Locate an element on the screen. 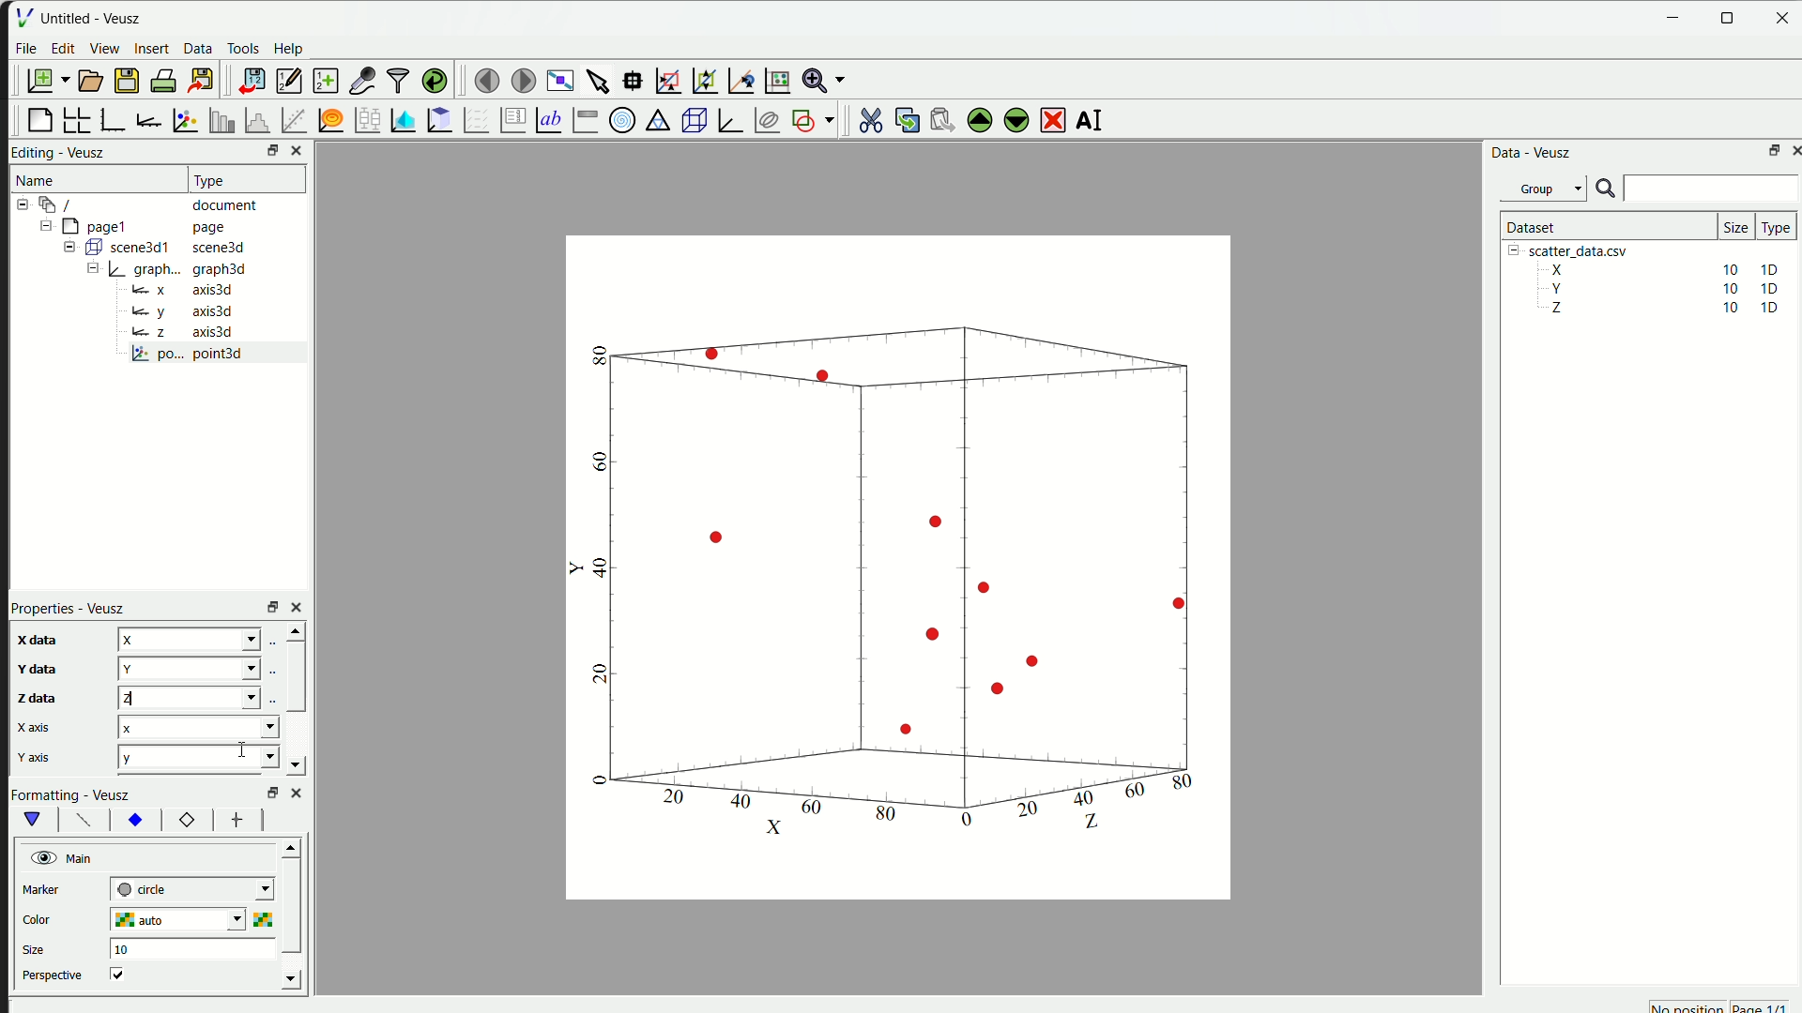 This screenshot has height=1013, width=1802. | Type is located at coordinates (1773, 227).